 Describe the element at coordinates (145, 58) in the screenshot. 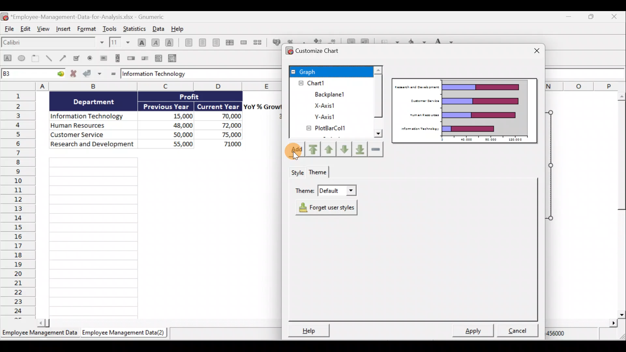

I see `Create a slider` at that location.